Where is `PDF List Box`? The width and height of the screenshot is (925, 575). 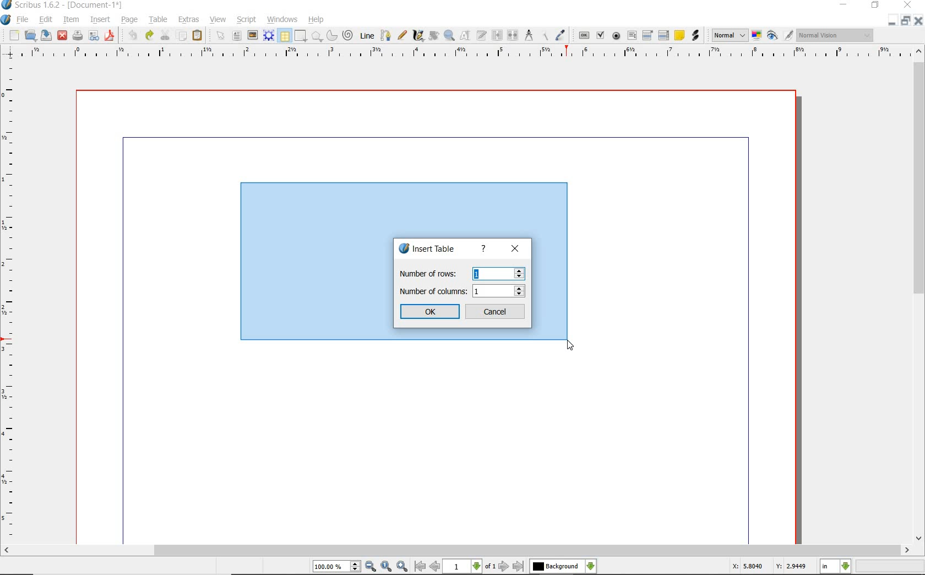
PDF List Box is located at coordinates (663, 35).